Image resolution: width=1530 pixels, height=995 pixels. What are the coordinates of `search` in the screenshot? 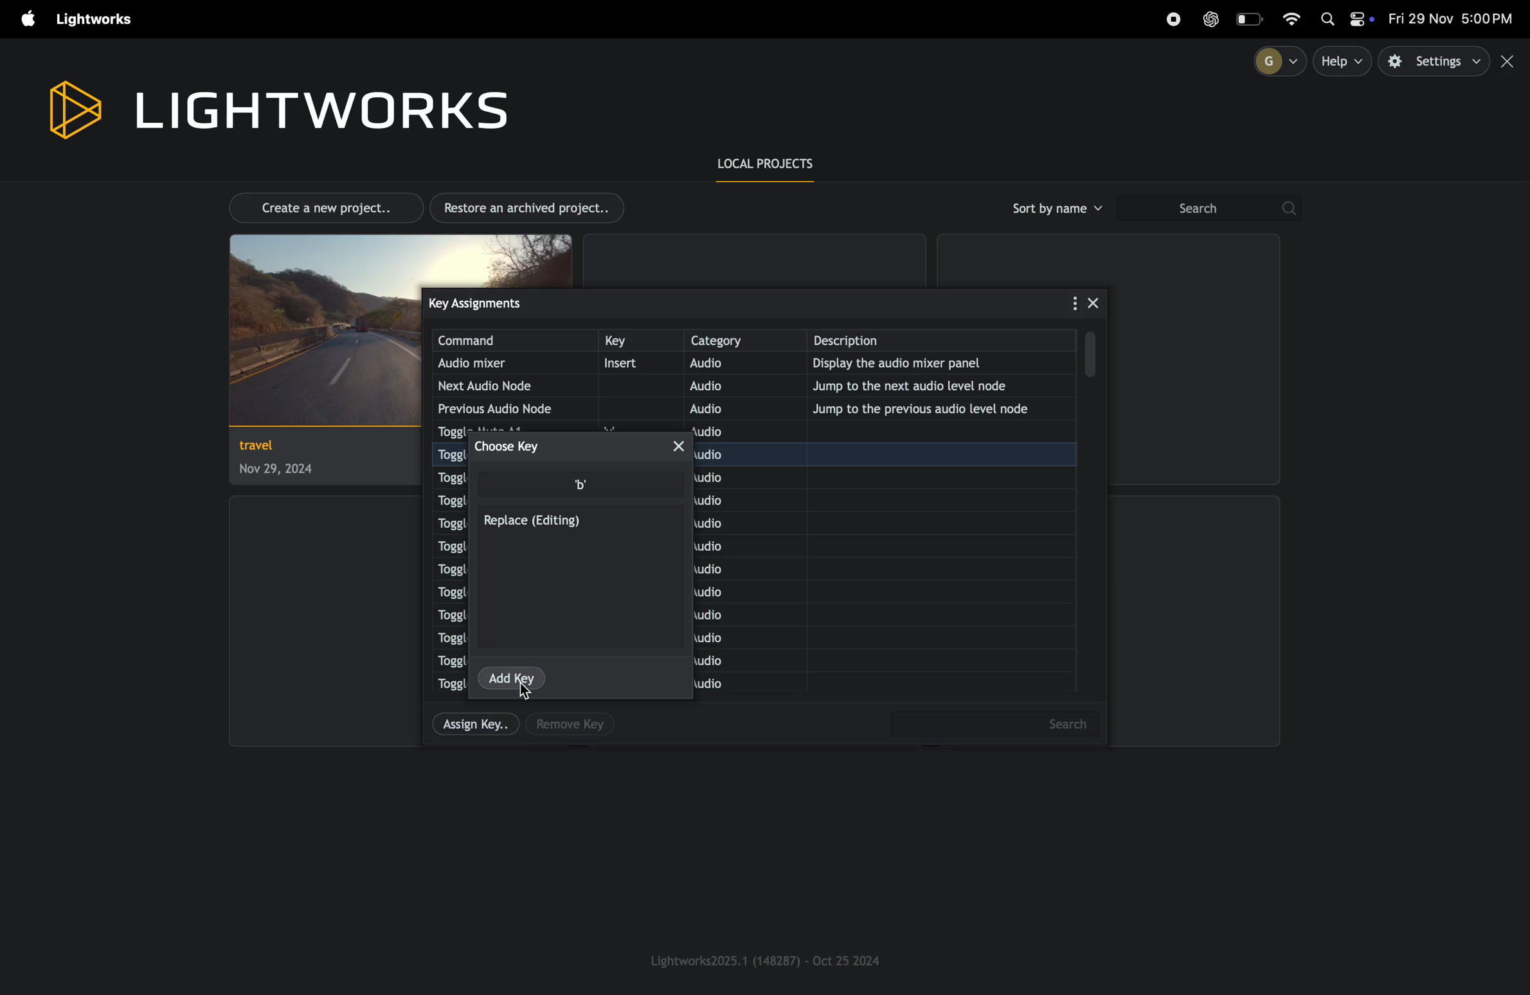 It's located at (1208, 209).